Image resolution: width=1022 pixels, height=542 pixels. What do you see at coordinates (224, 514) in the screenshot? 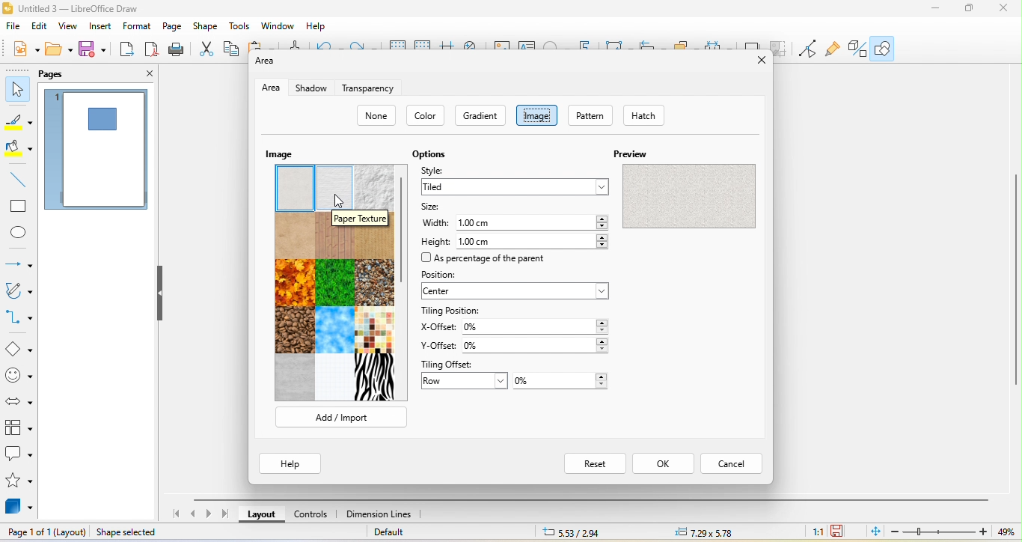
I see `last page` at bounding box center [224, 514].